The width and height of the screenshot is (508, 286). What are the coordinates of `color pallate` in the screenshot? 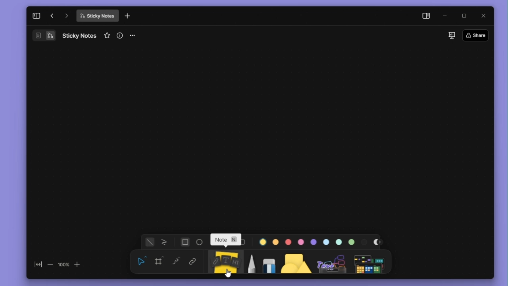 It's located at (313, 242).